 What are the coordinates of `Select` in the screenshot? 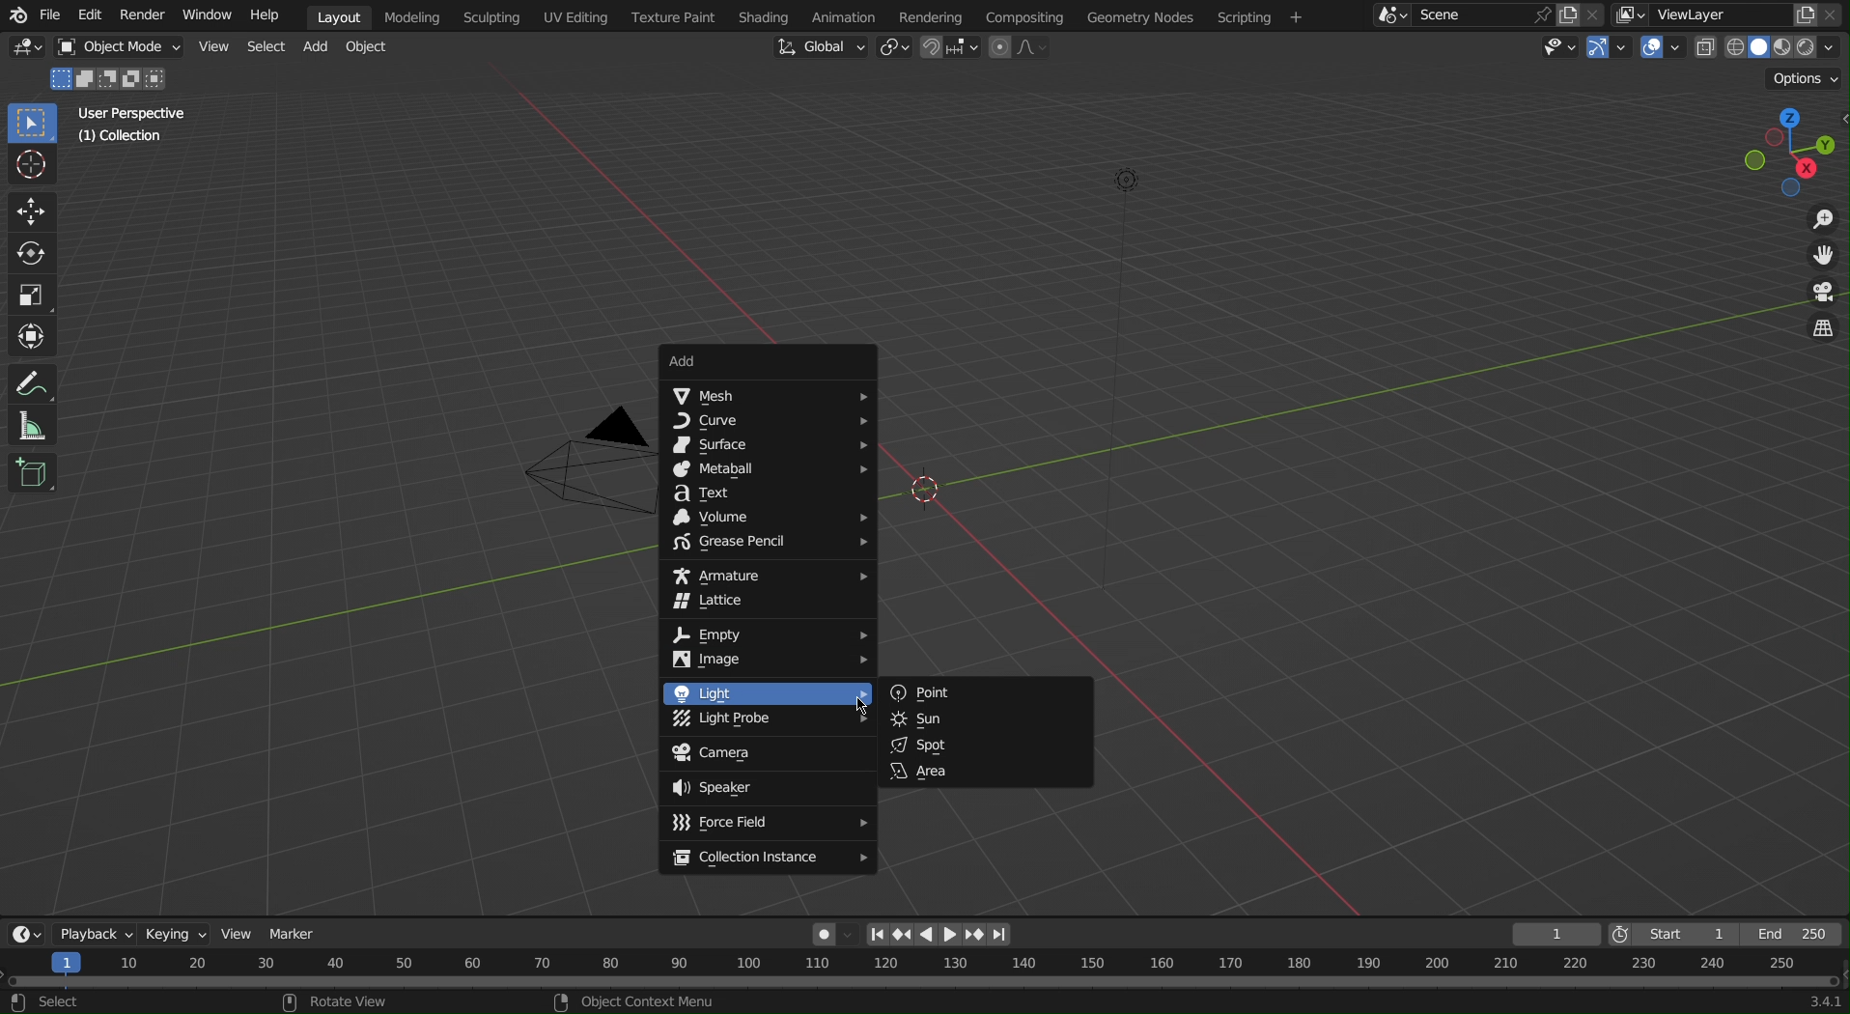 It's located at (54, 1002).